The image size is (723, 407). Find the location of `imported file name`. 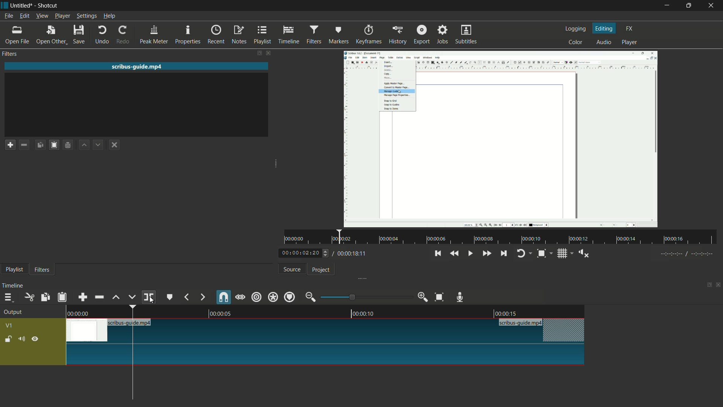

imported file name is located at coordinates (137, 66).